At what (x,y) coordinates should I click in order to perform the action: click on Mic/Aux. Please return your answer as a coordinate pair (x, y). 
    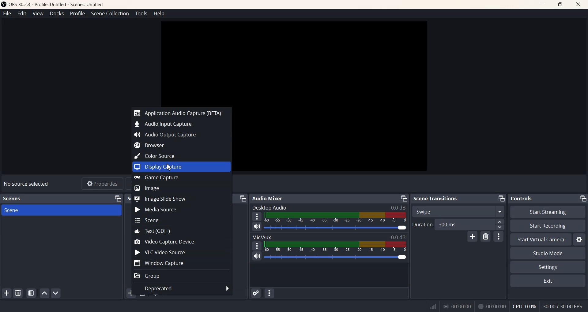
    Looking at the image, I should click on (329, 237).